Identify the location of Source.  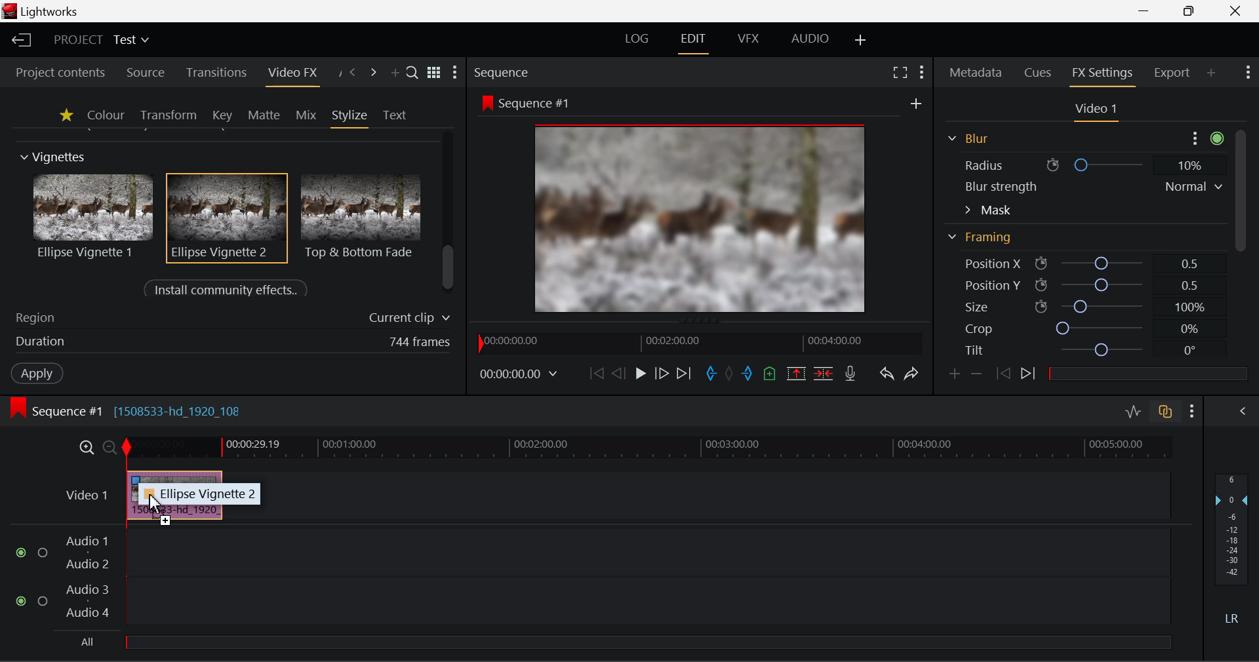
(143, 71).